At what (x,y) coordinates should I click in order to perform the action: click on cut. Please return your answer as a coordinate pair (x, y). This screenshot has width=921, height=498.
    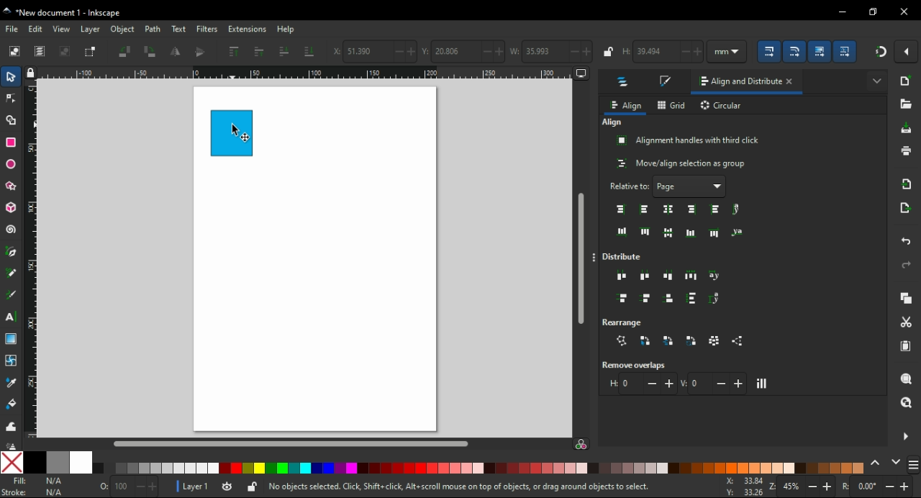
    Looking at the image, I should click on (907, 322).